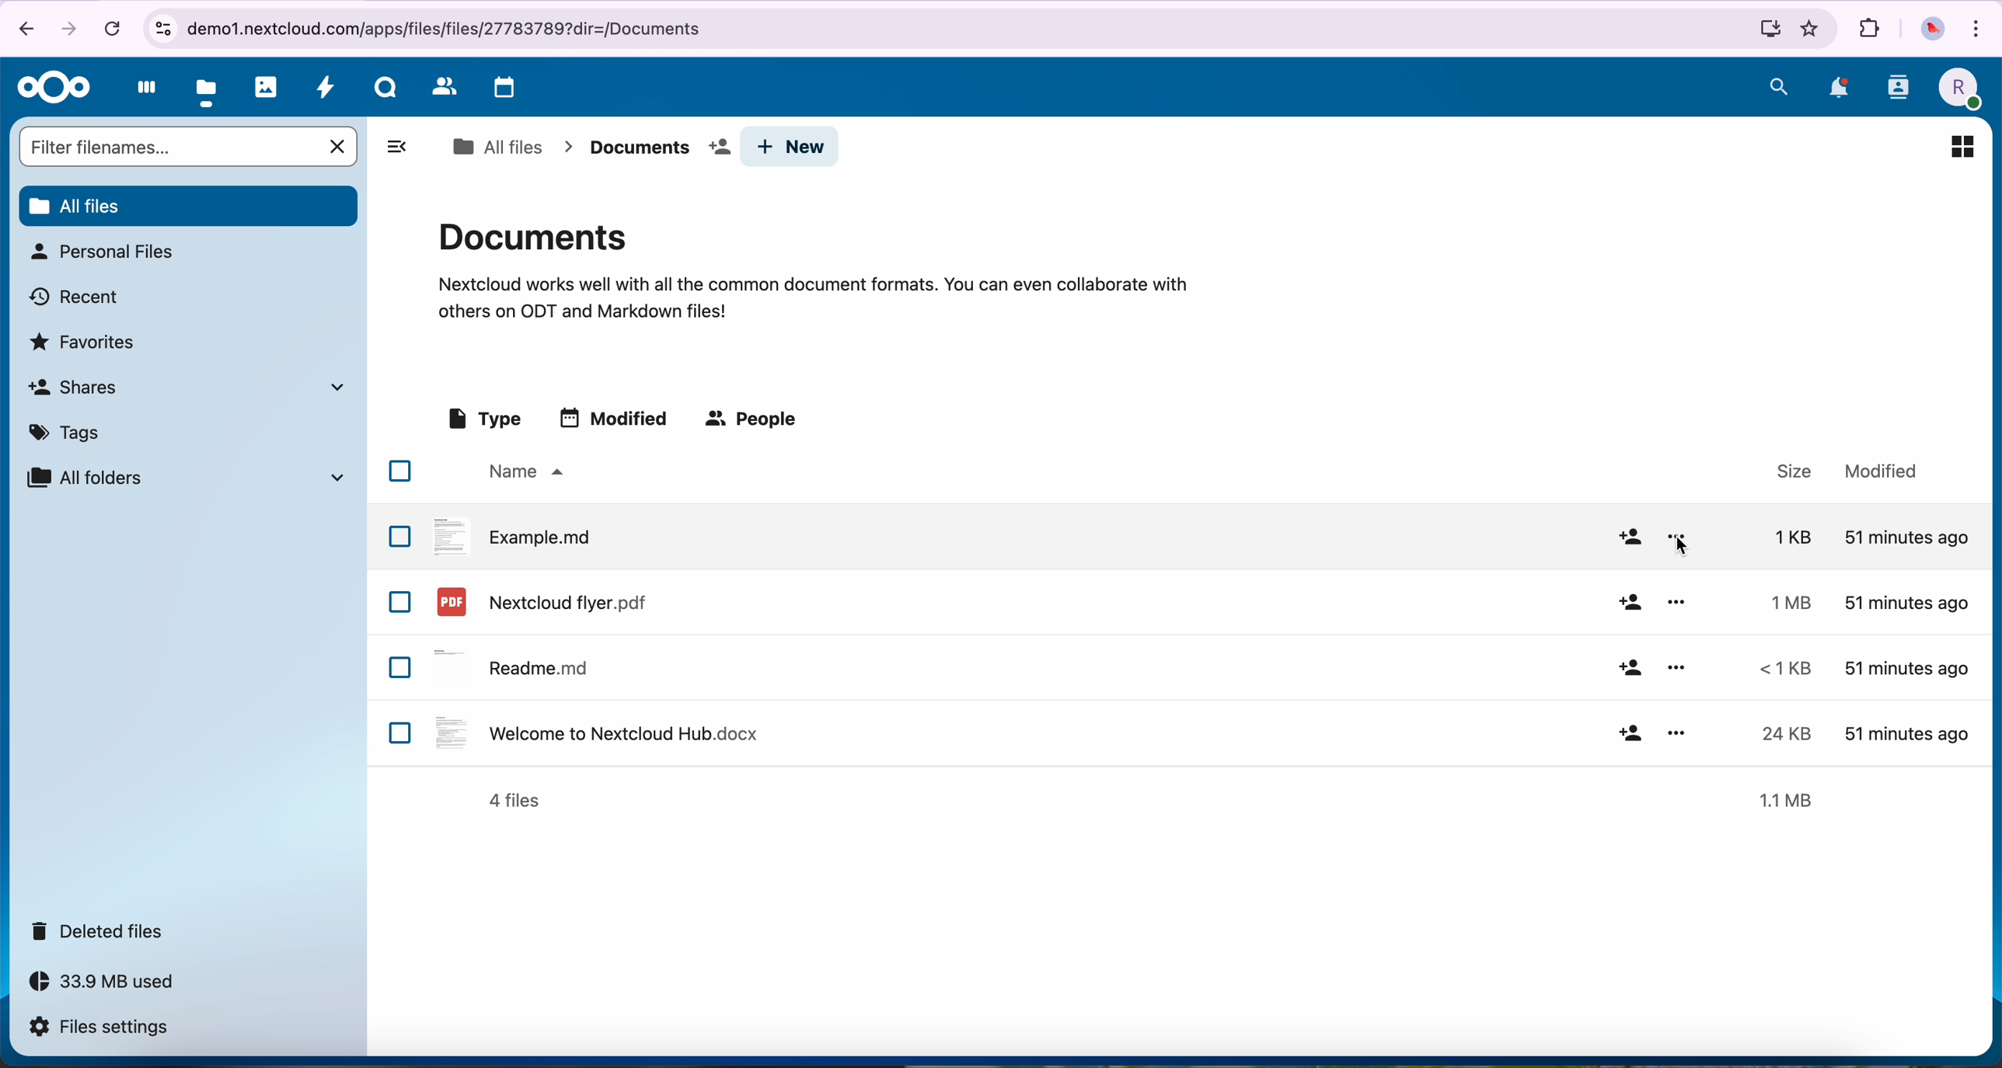 The image size is (2002, 1068). I want to click on size, so click(1780, 601).